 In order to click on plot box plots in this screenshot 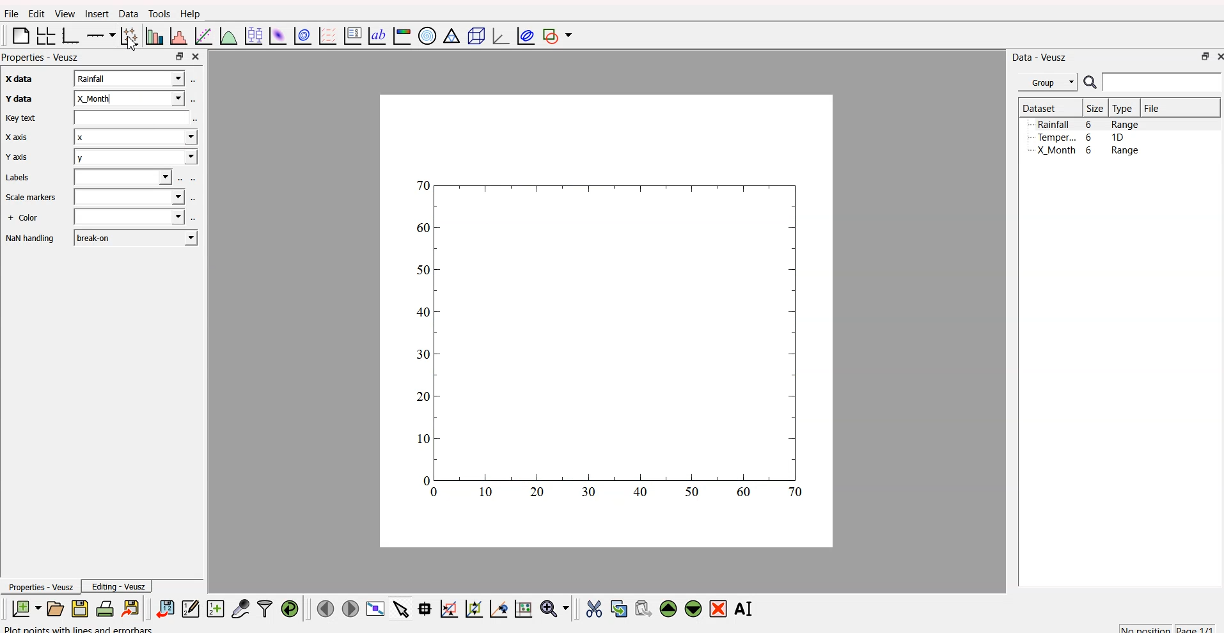, I will do `click(253, 35)`.